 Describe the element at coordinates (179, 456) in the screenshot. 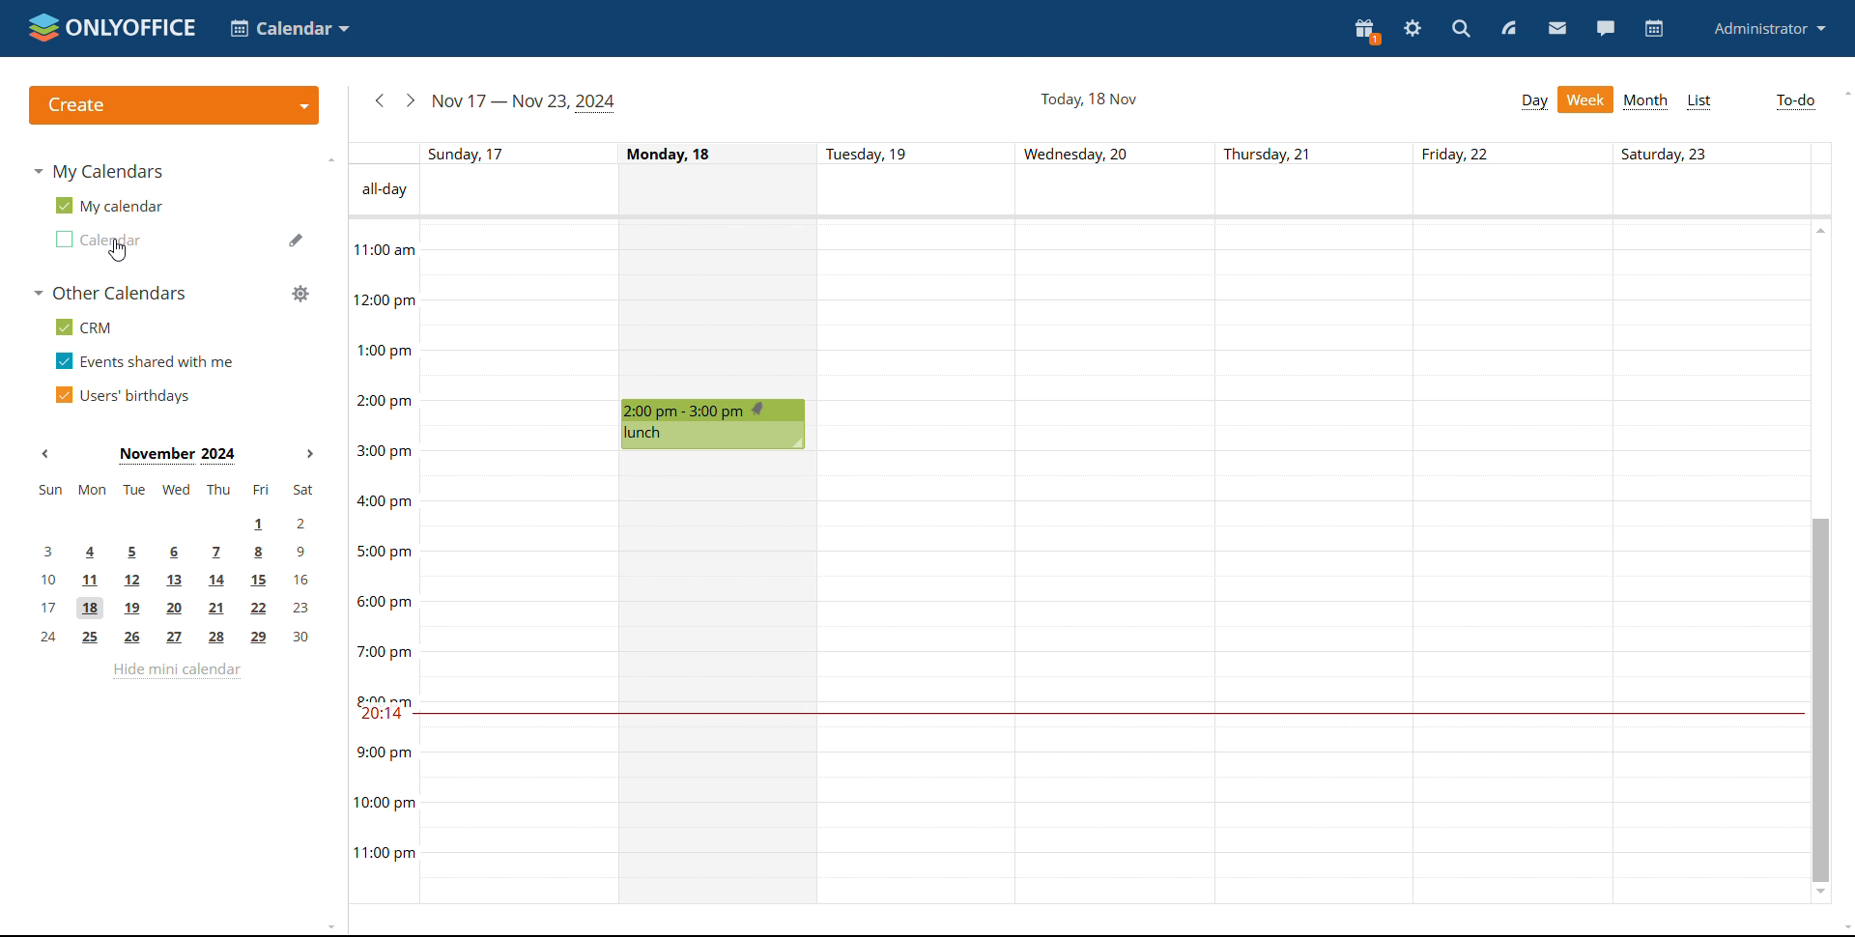

I see `current month` at that location.